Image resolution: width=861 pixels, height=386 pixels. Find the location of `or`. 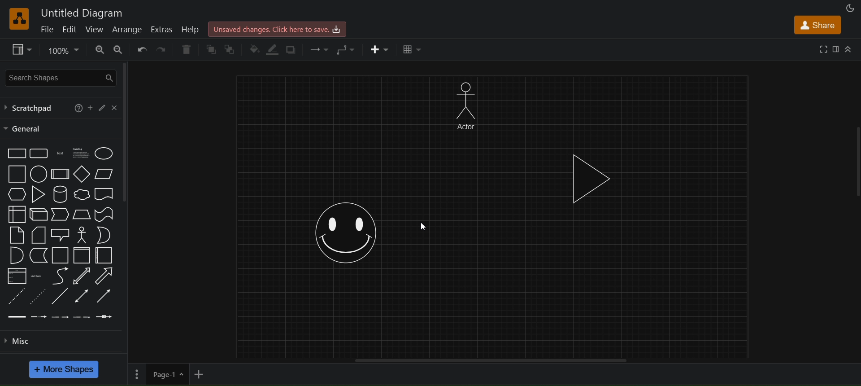

or is located at coordinates (102, 235).